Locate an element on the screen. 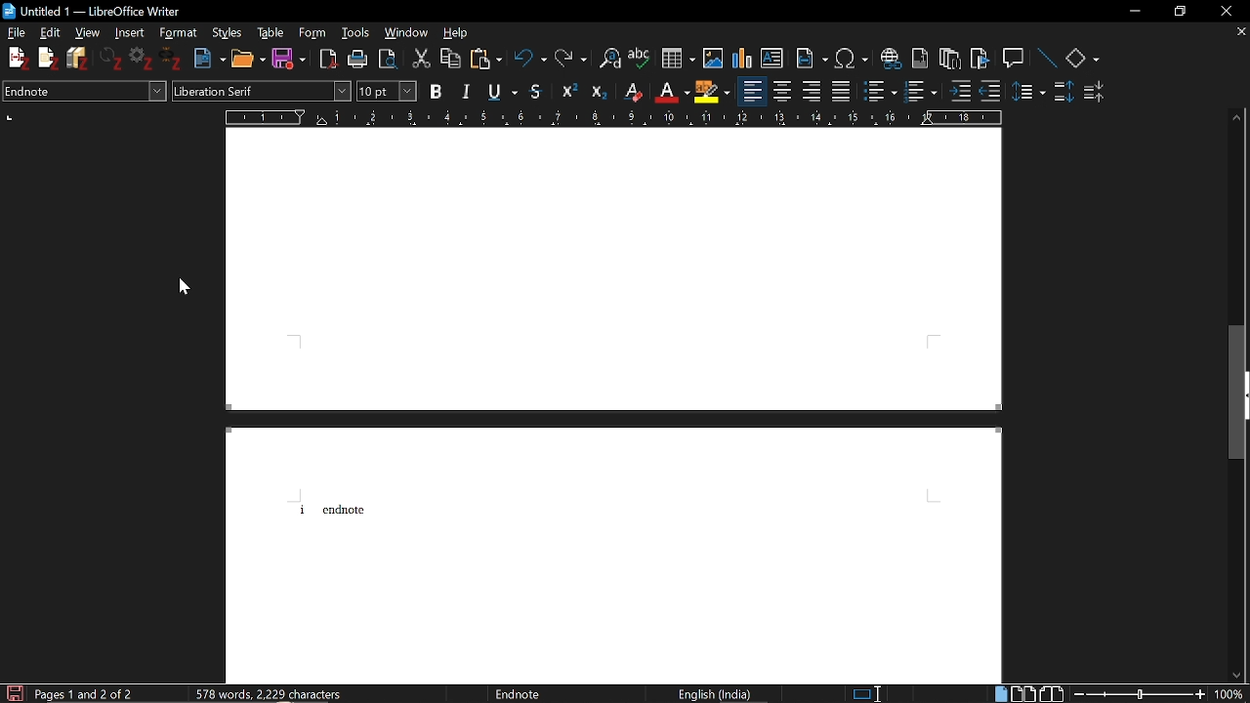  Close current tab is located at coordinates (1239, 33).